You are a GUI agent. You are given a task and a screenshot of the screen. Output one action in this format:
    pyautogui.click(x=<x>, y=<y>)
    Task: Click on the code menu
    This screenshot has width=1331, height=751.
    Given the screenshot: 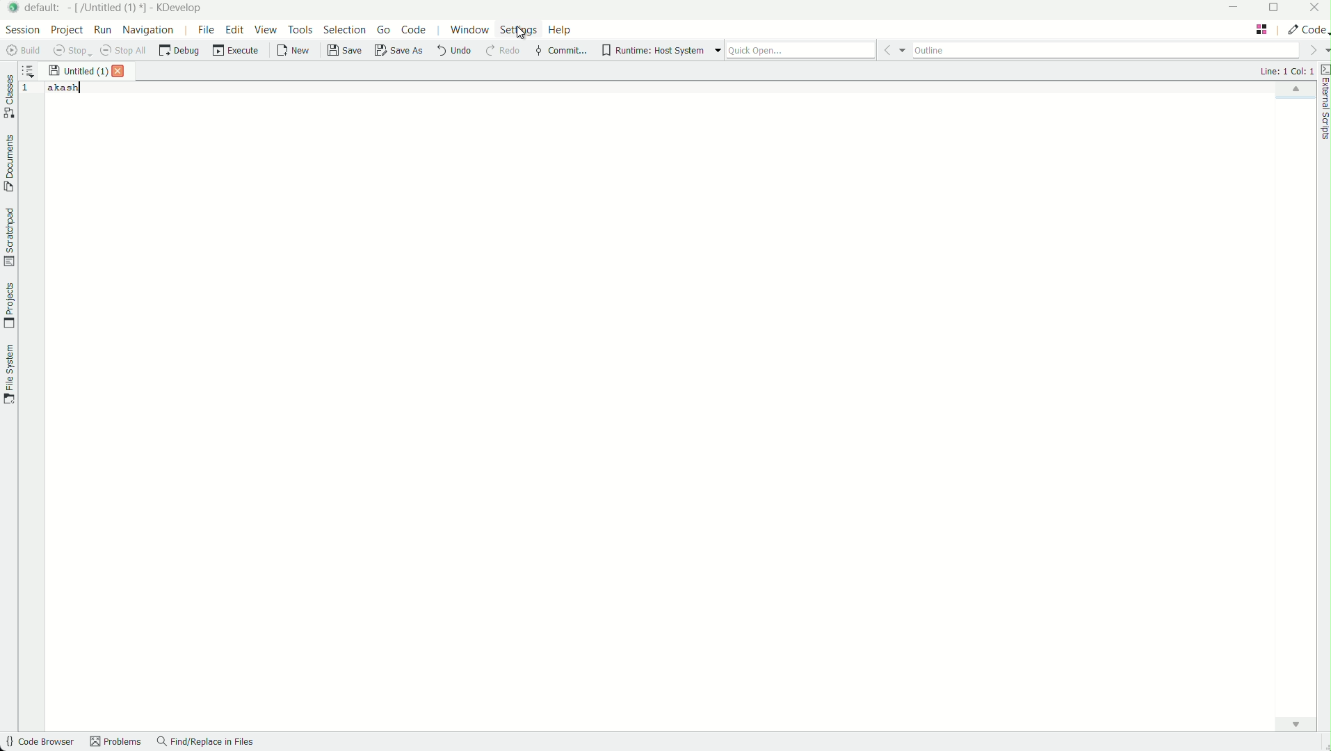 What is the action you would take?
    pyautogui.click(x=414, y=30)
    